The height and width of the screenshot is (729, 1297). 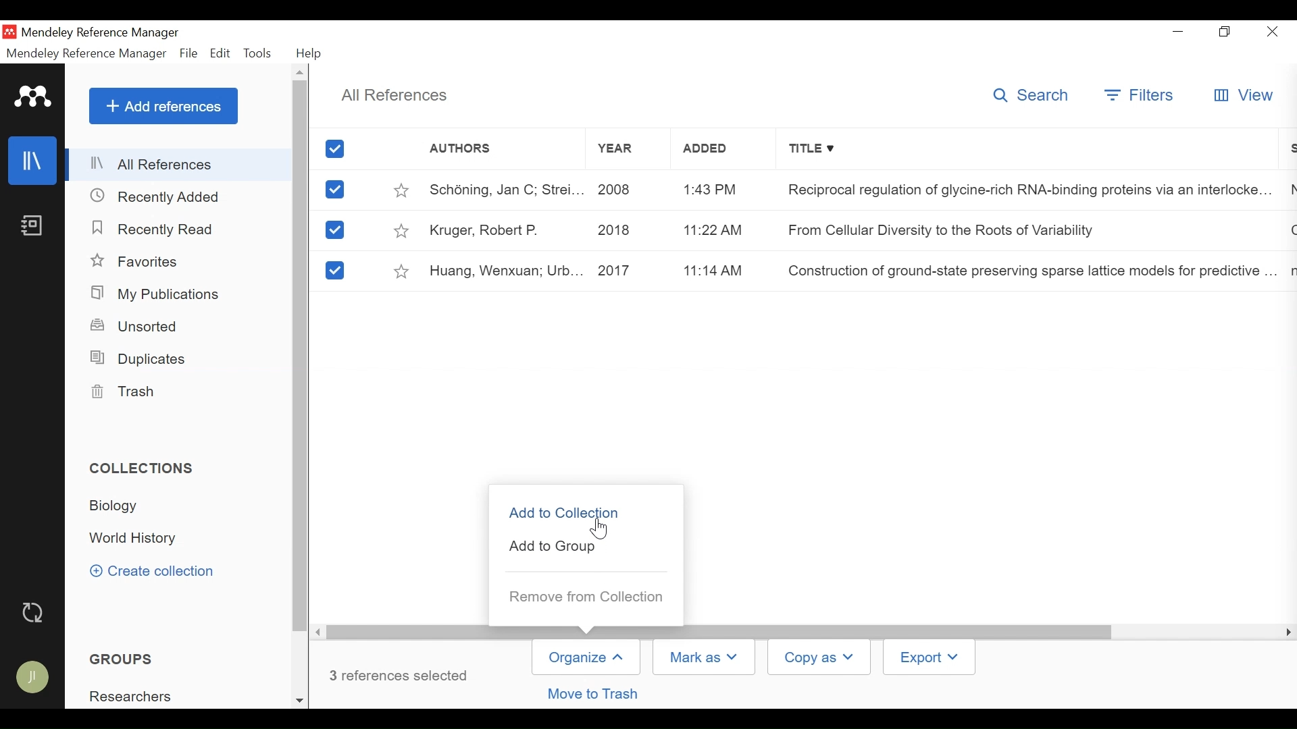 What do you see at coordinates (335, 190) in the screenshot?
I see `(un)select` at bounding box center [335, 190].